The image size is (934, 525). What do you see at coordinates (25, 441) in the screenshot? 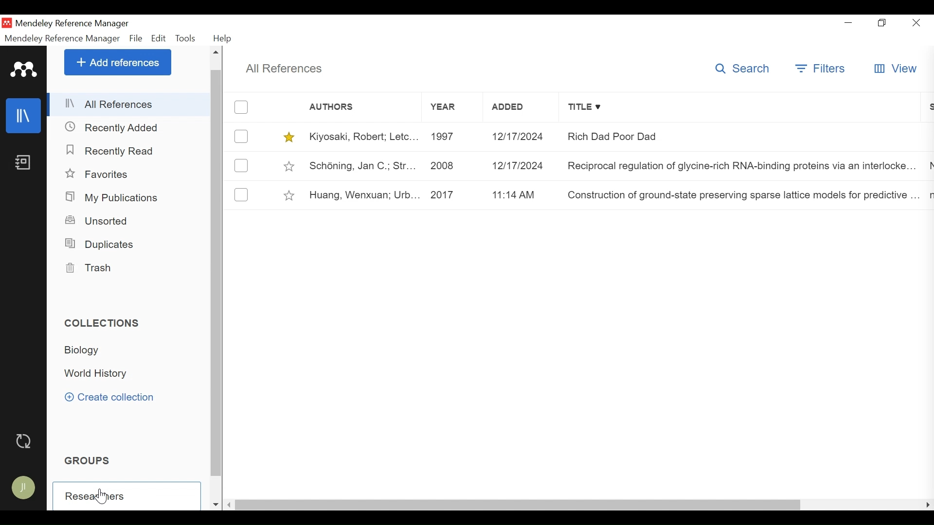
I see `Sync` at bounding box center [25, 441].